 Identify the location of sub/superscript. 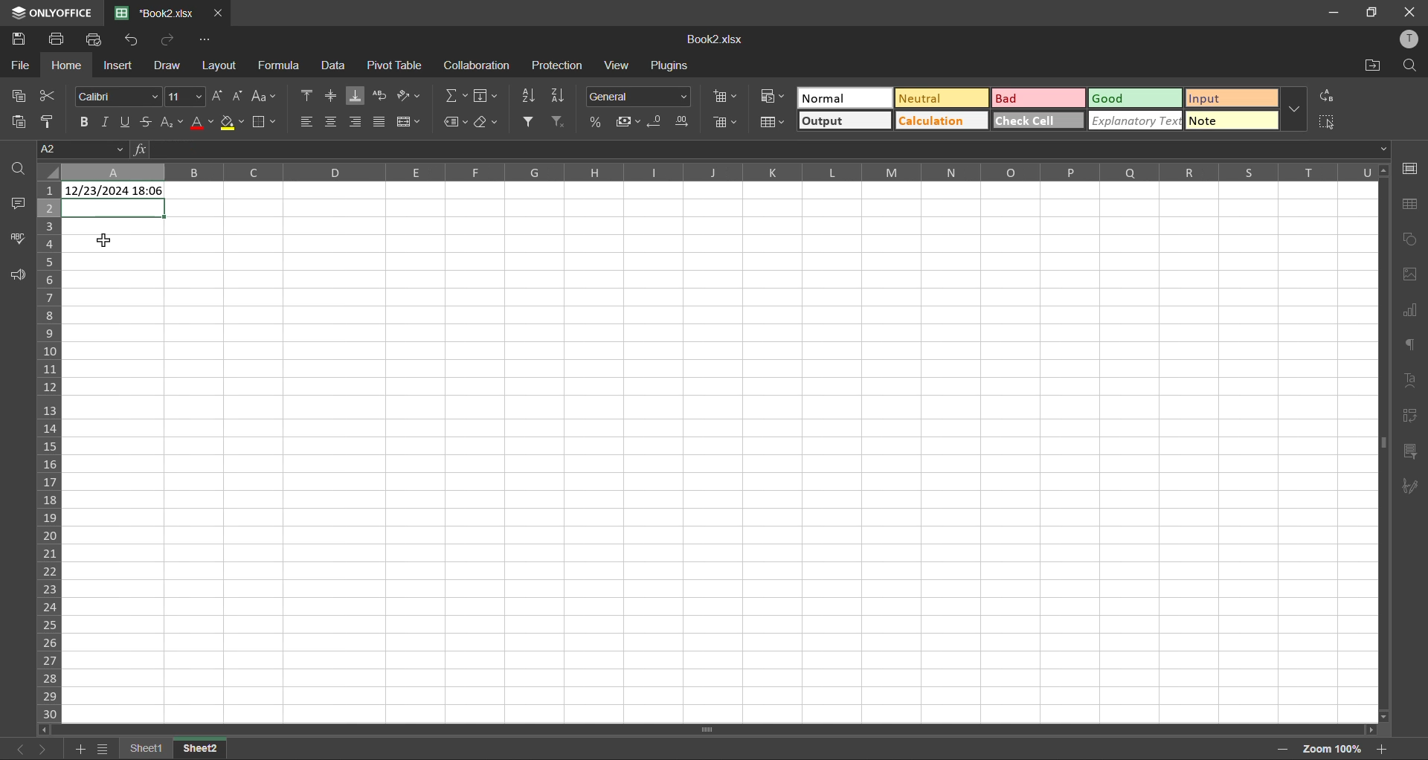
(170, 120).